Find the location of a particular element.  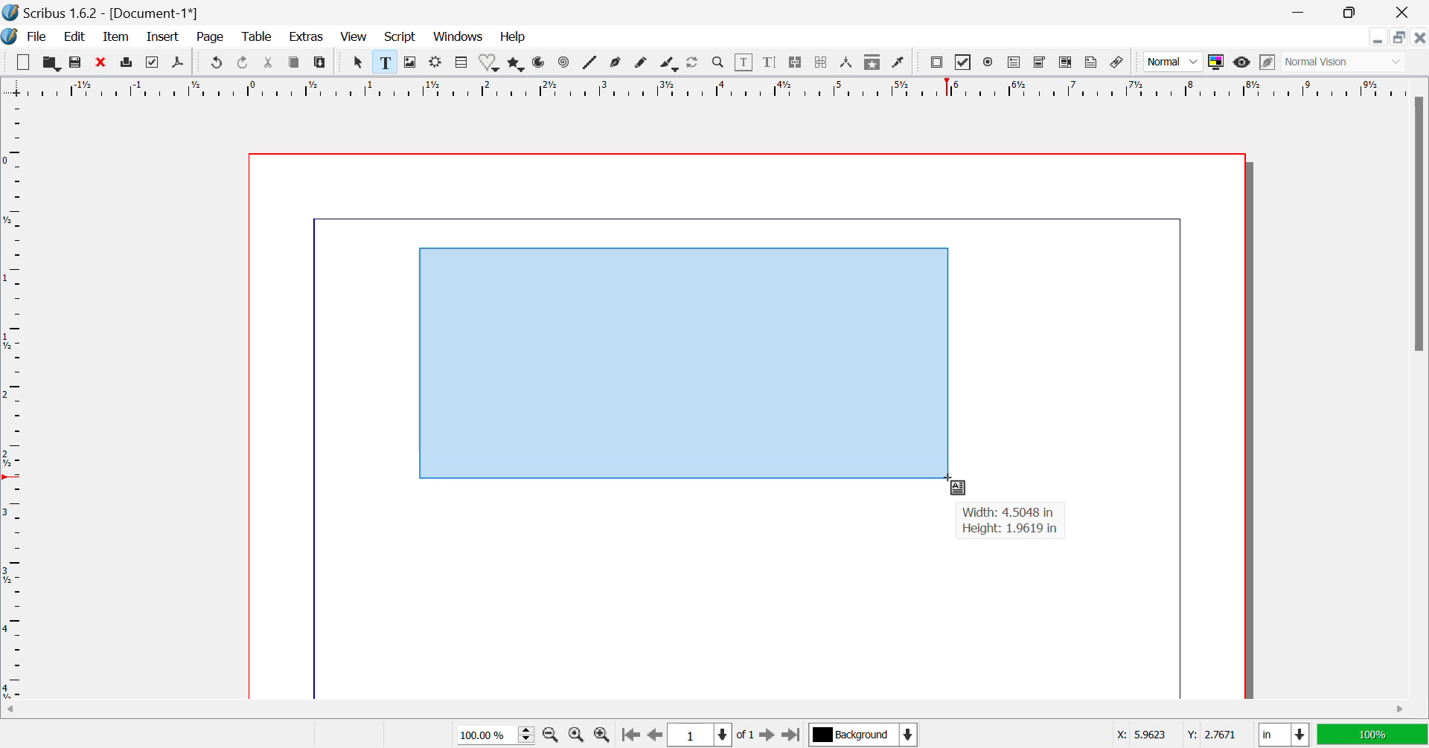

Image Frame is located at coordinates (411, 62).